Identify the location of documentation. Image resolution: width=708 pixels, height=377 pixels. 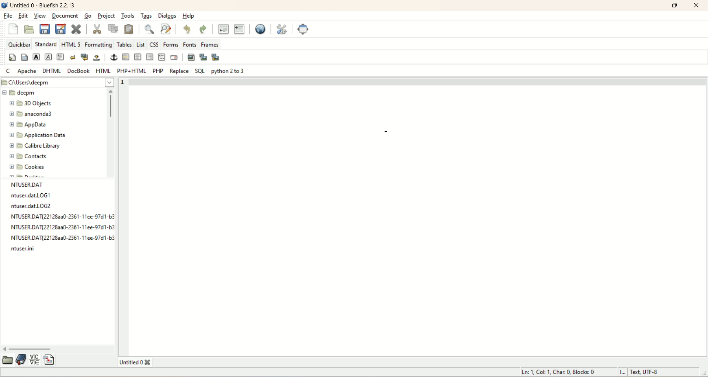
(21, 360).